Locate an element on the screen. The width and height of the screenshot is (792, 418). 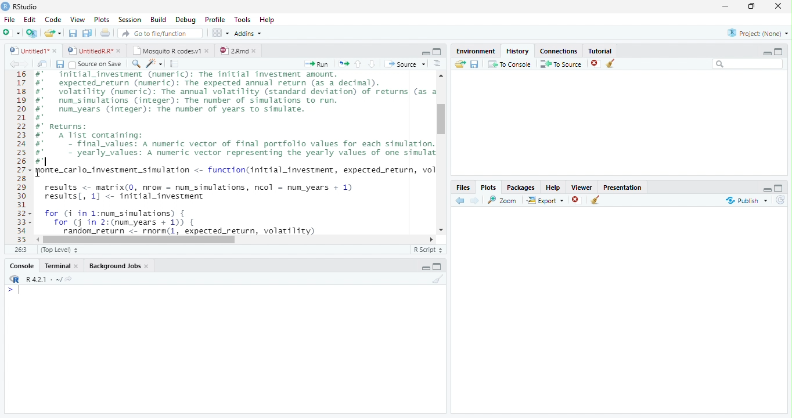
styedi® © © Untite is located at coordinates (94, 51).